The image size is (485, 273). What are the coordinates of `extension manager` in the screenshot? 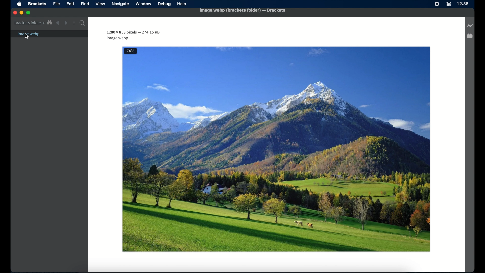 It's located at (470, 36).